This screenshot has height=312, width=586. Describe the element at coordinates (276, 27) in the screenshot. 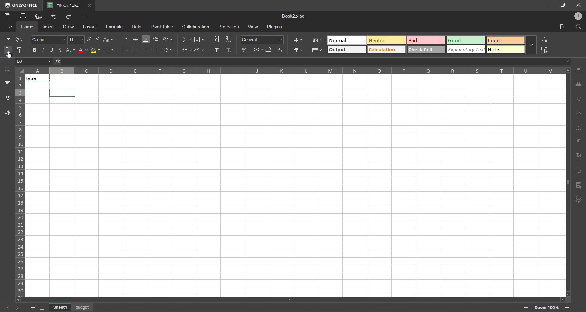

I see `plugins` at that location.